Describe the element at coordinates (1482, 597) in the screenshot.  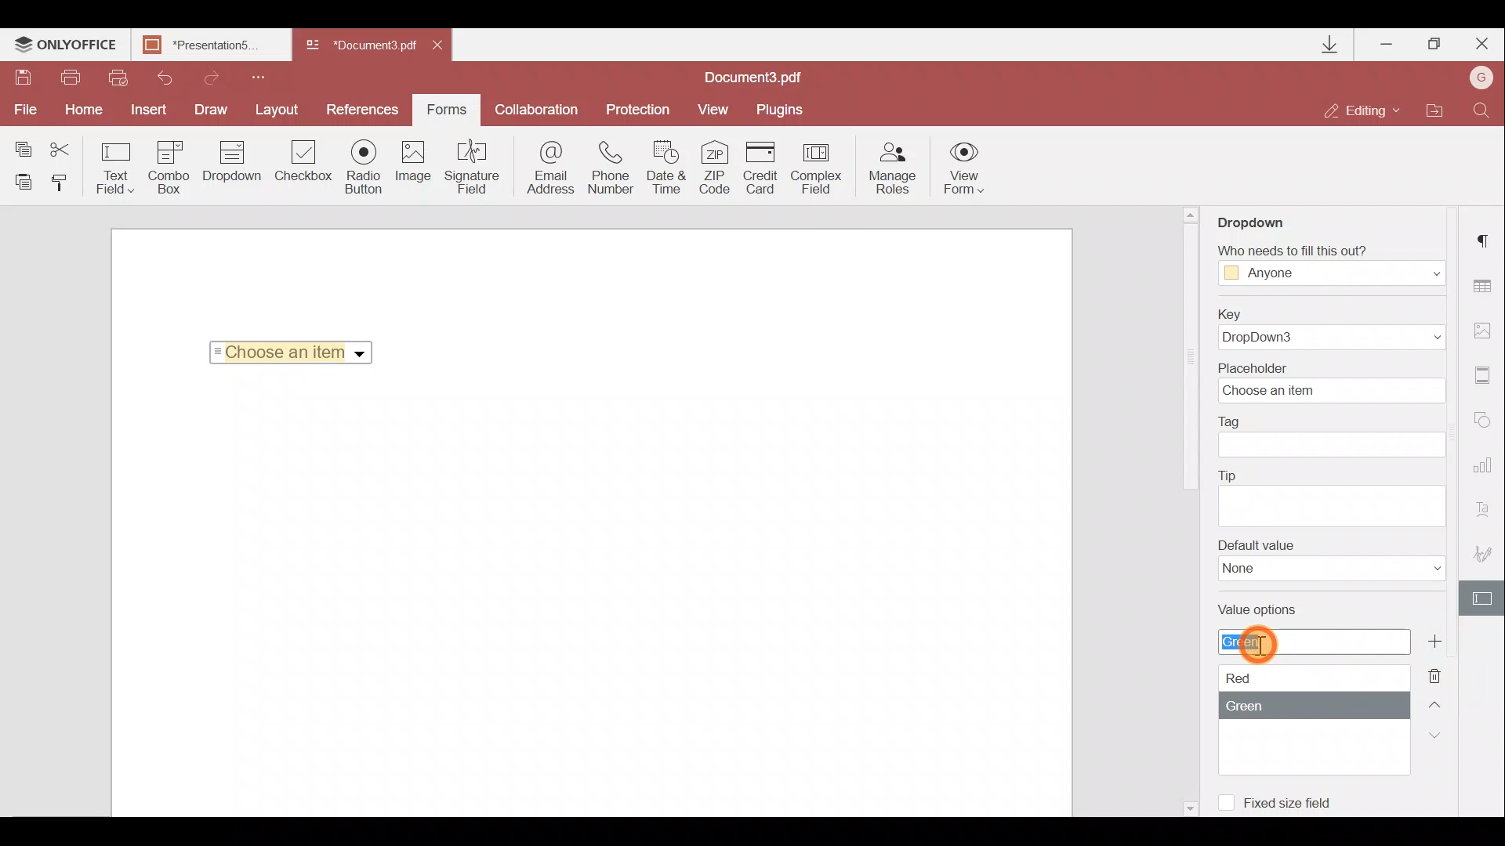
I see `Form settings` at that location.